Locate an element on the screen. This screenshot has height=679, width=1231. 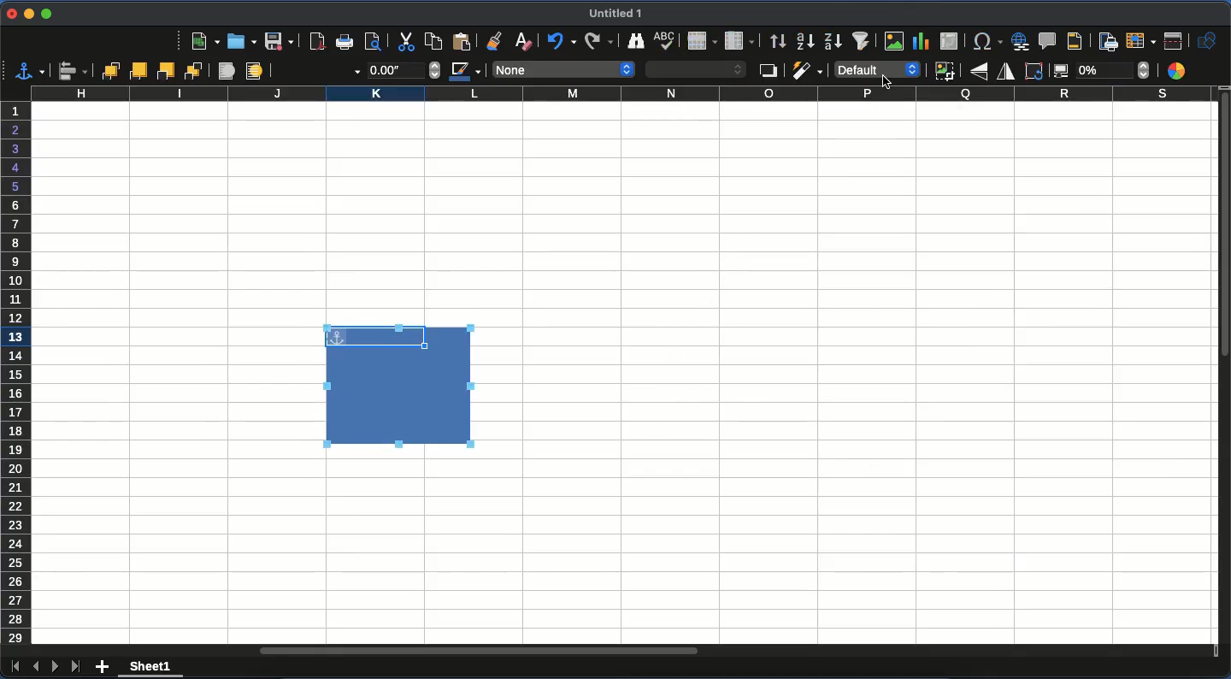
last sheet is located at coordinates (77, 667).